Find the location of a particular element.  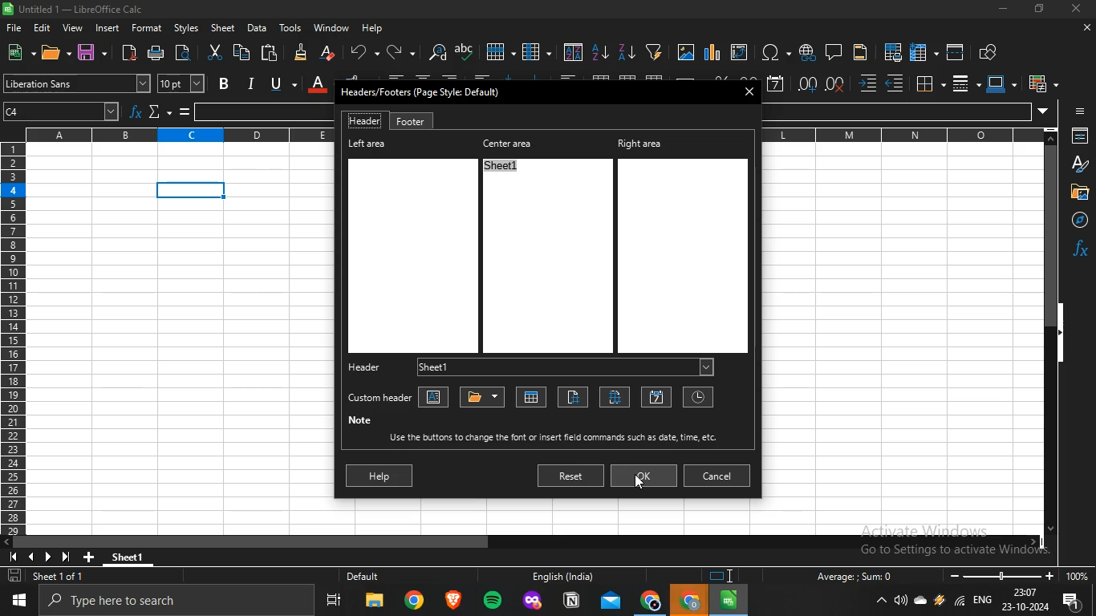

file explorer is located at coordinates (375, 603).